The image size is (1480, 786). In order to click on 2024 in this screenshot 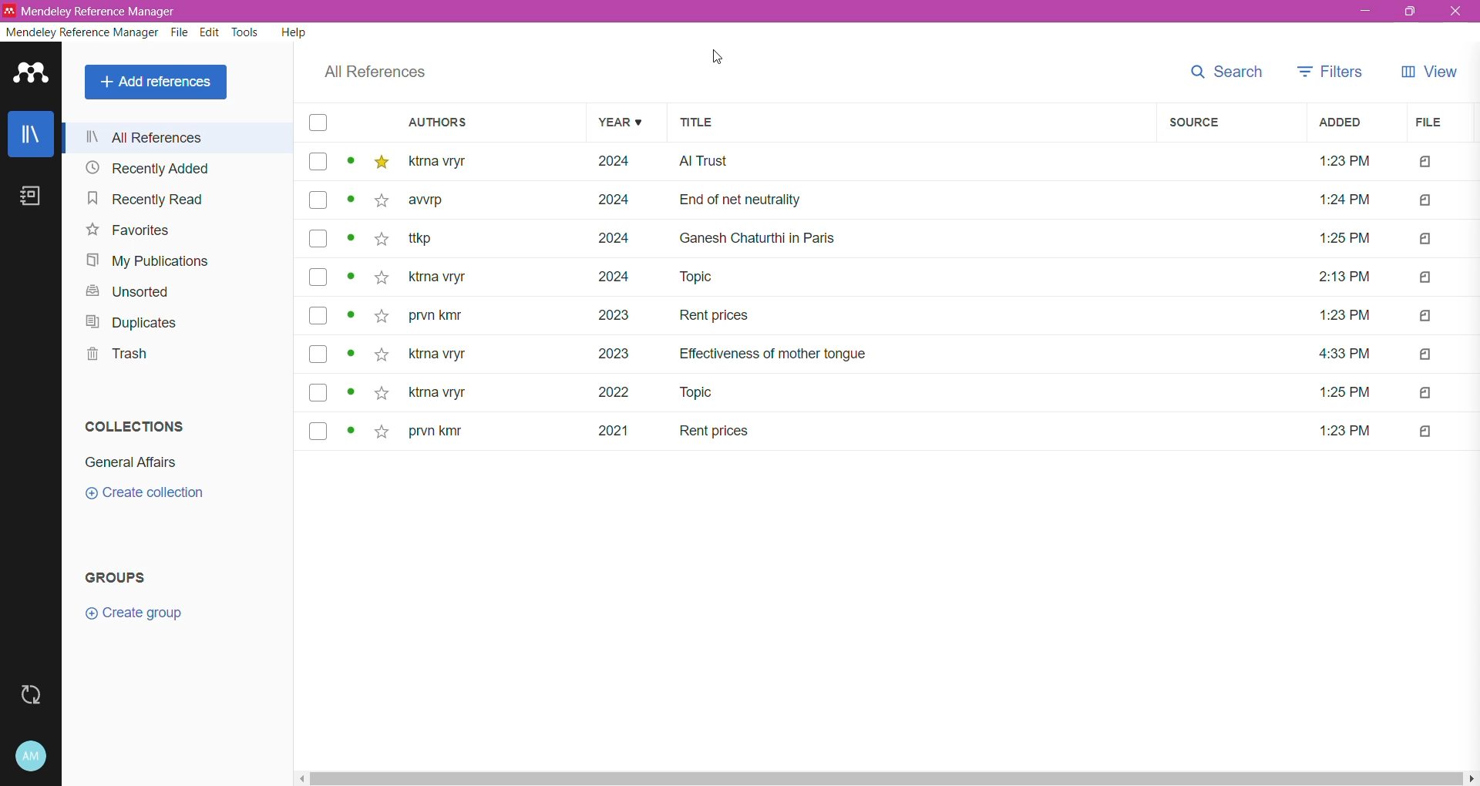, I will do `click(614, 200)`.